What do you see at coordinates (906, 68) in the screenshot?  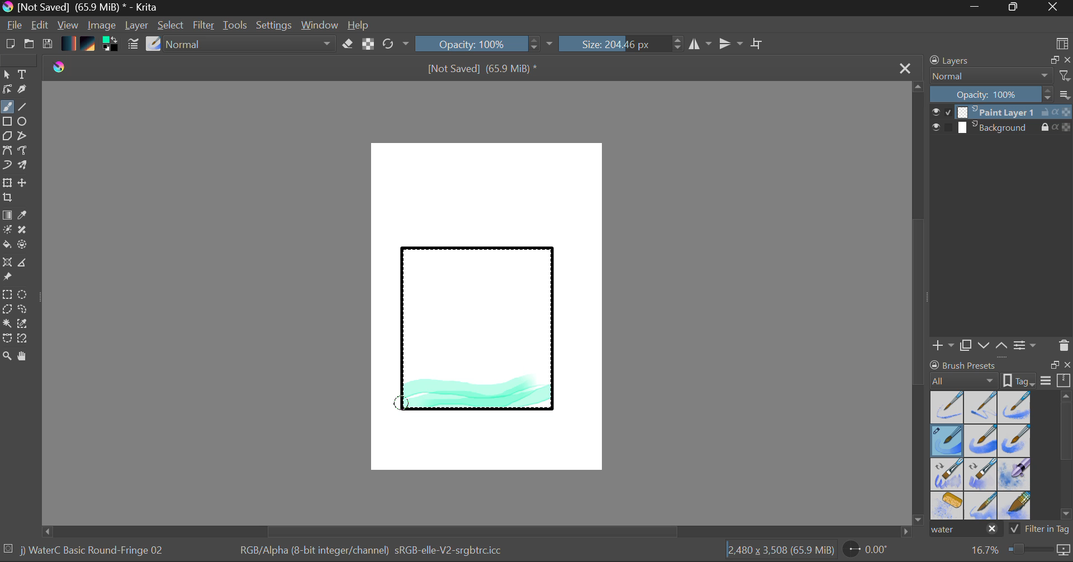 I see `Close` at bounding box center [906, 68].